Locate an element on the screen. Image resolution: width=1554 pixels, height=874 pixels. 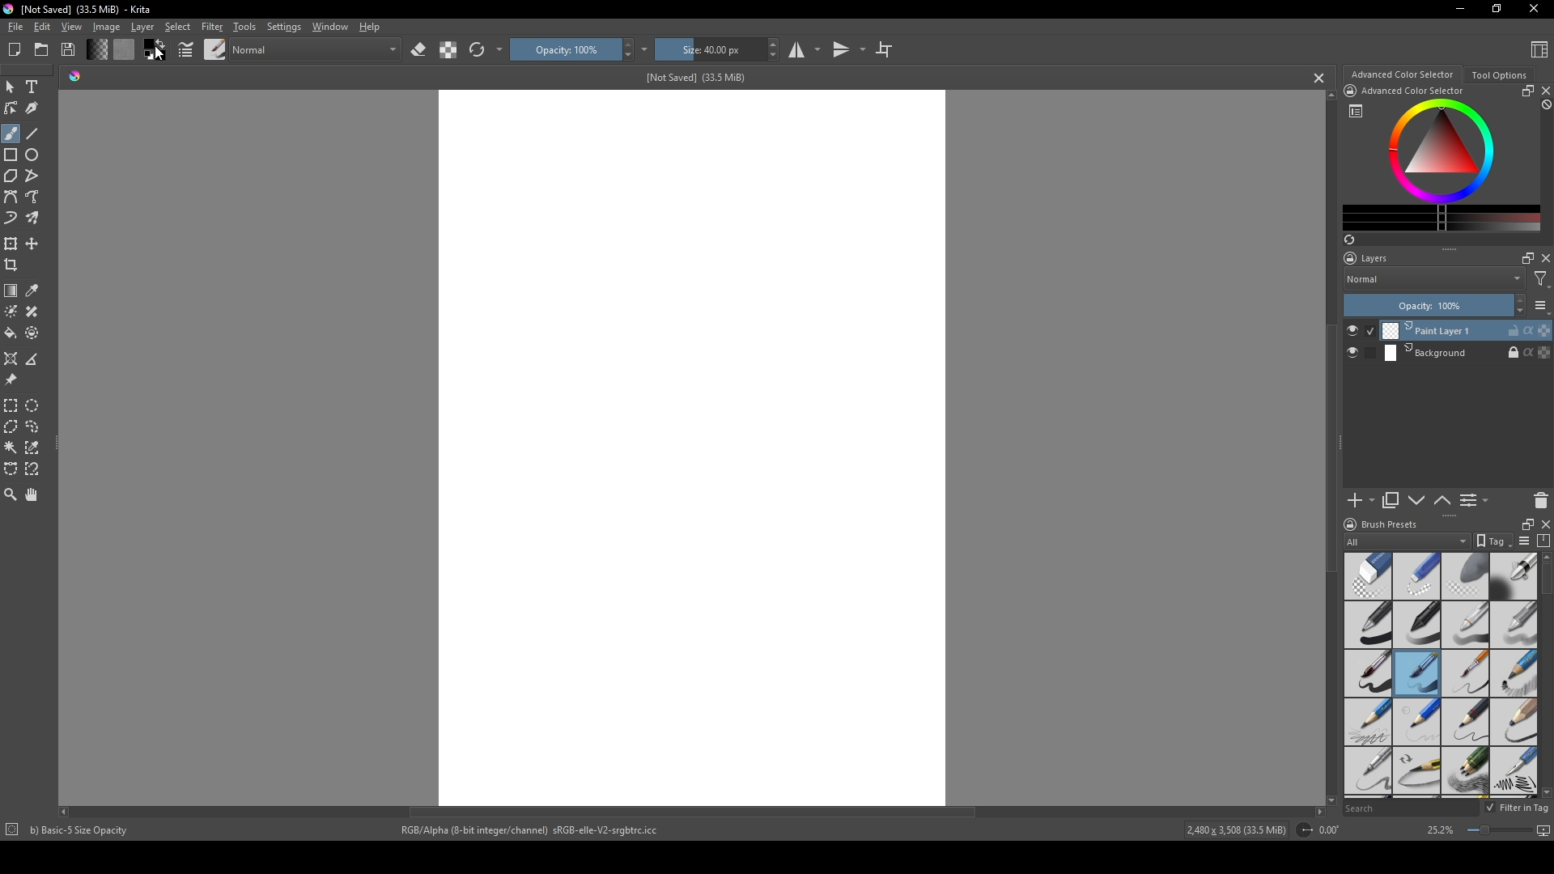
thick brush is located at coordinates (1368, 674).